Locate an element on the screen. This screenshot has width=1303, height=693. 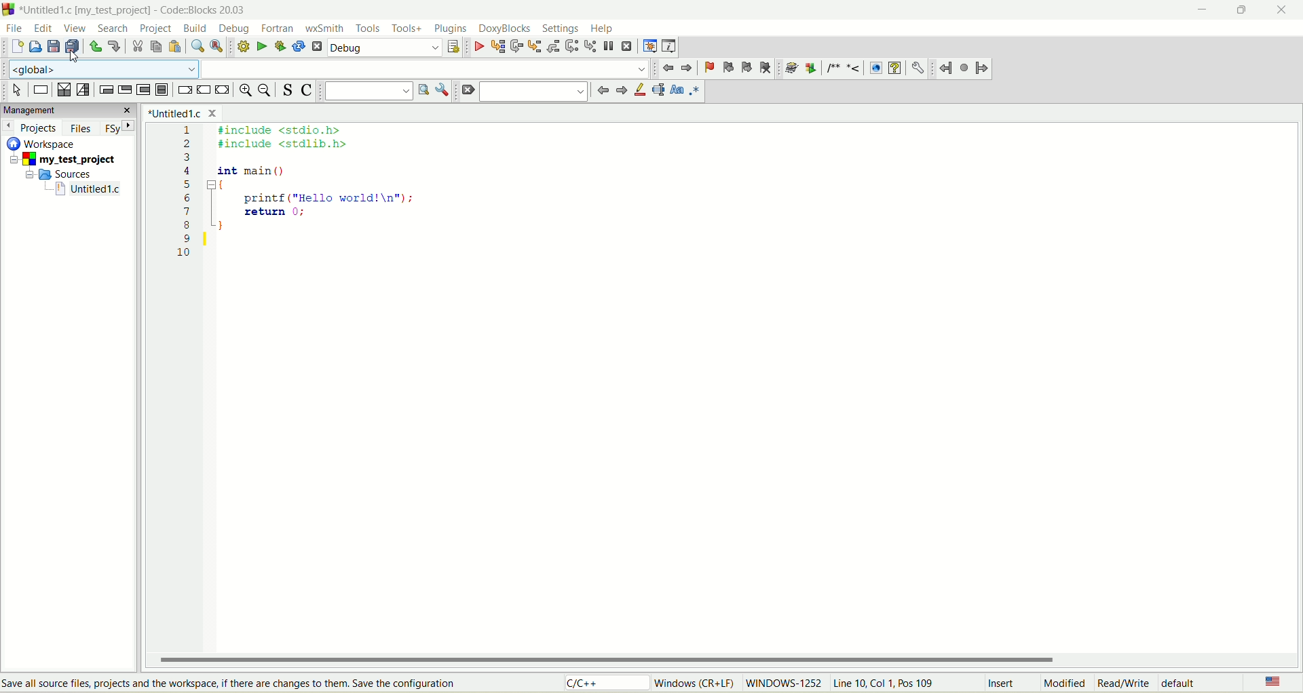
undo is located at coordinates (96, 46).